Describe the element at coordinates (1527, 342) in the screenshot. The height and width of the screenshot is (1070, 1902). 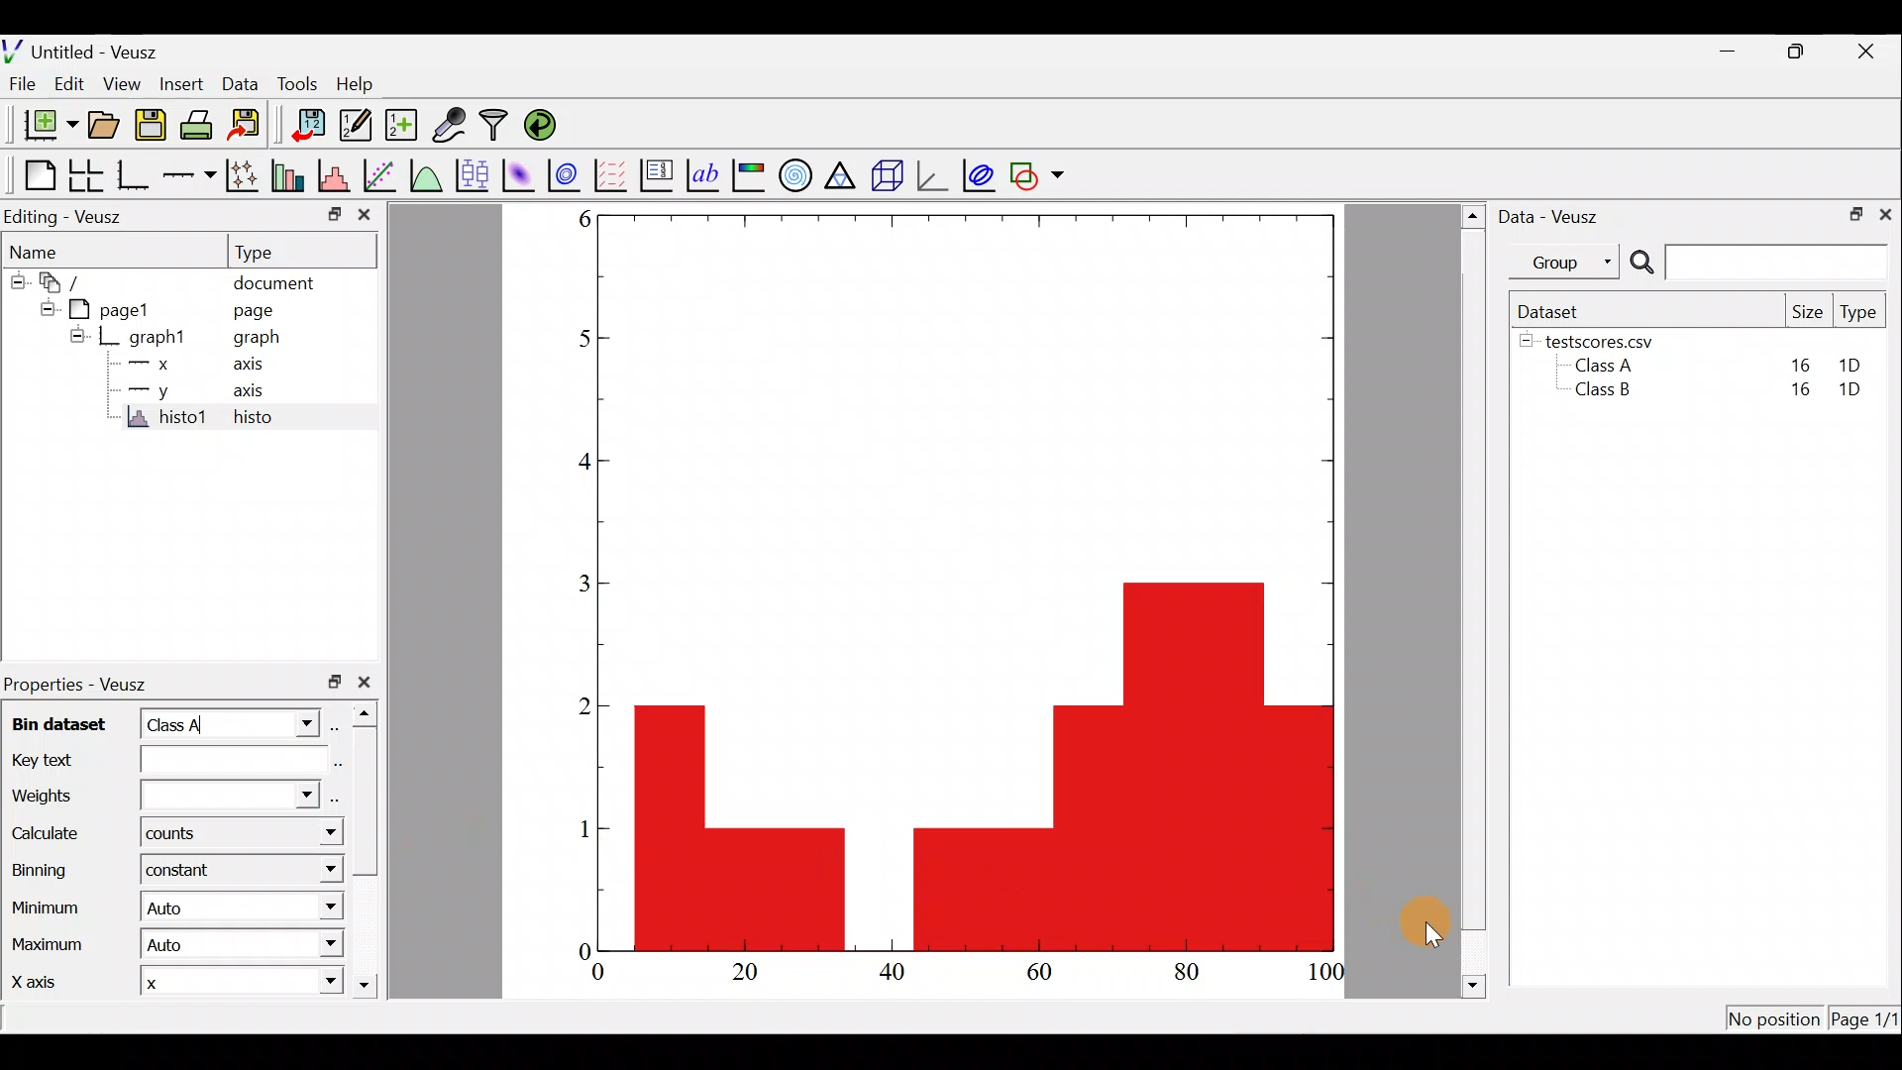
I see `hide` at that location.